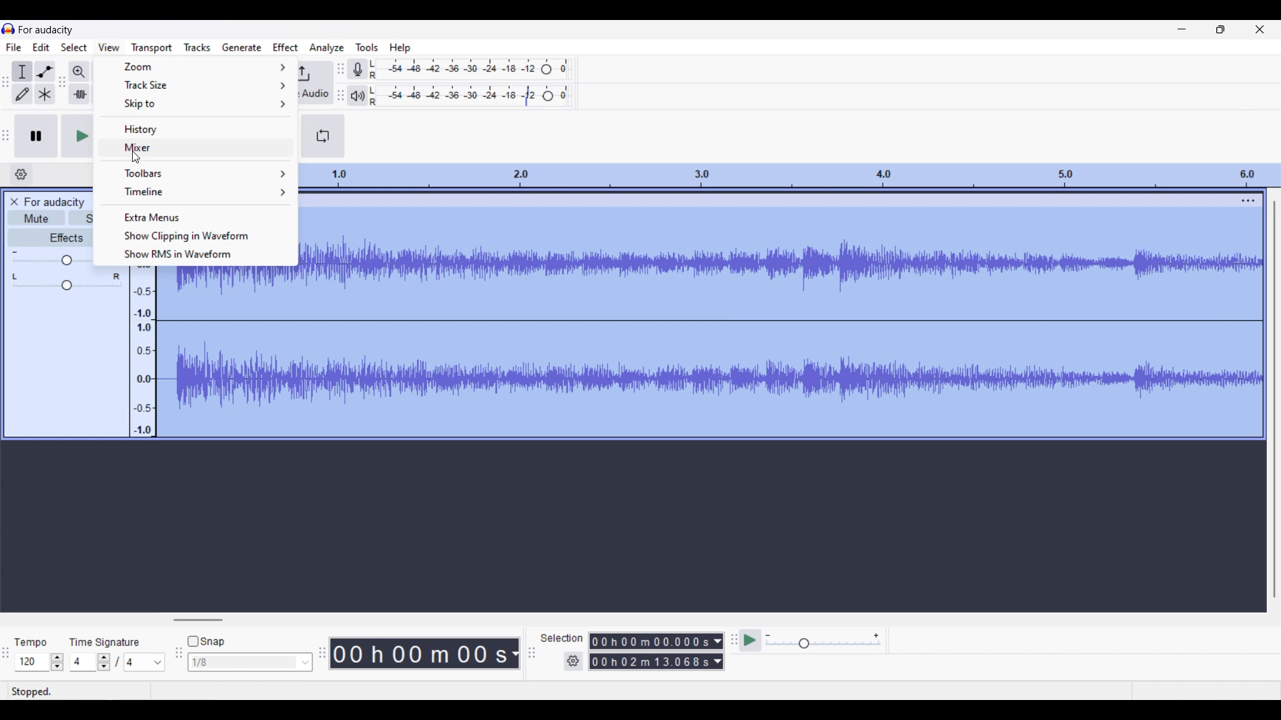 The image size is (1281, 720). What do you see at coordinates (67, 282) in the screenshot?
I see `Pan slider` at bounding box center [67, 282].